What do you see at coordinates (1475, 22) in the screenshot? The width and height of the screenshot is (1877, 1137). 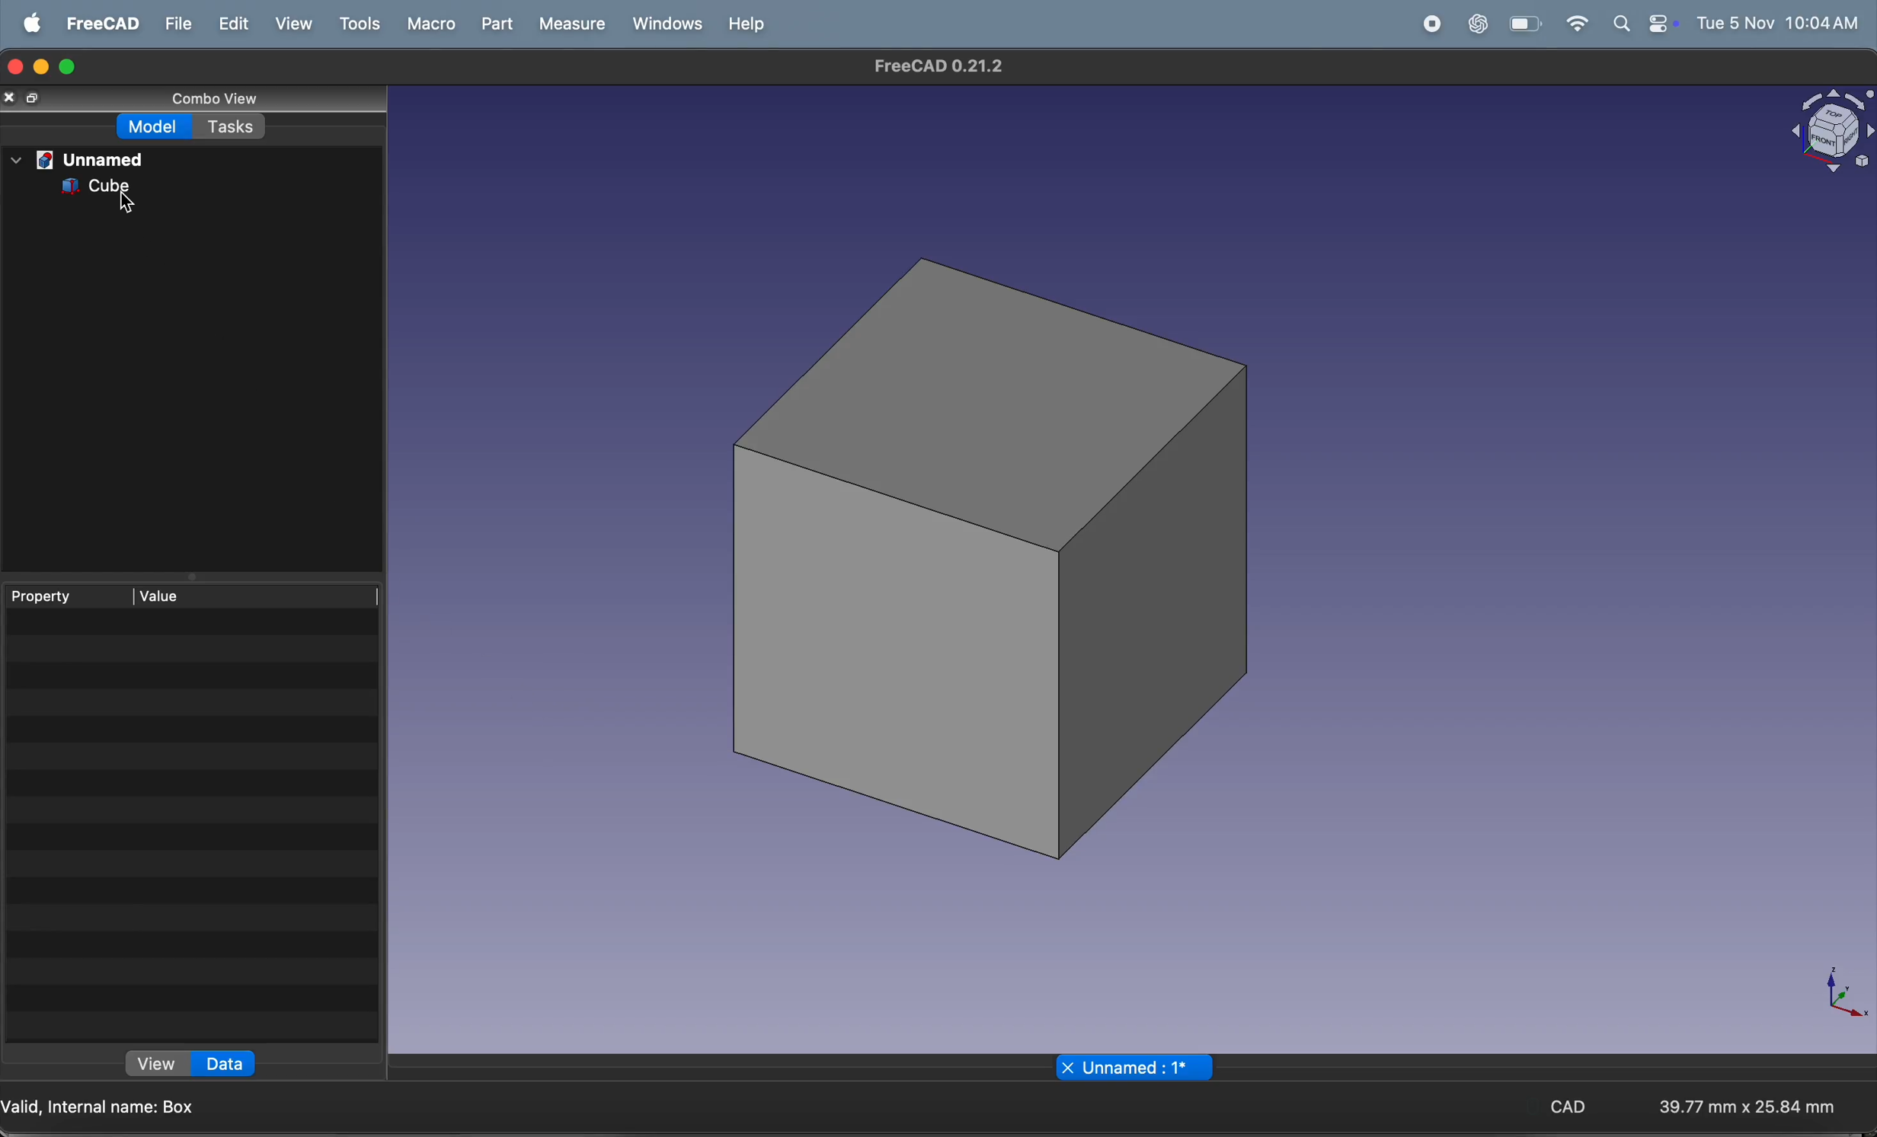 I see `chatgpt` at bounding box center [1475, 22].